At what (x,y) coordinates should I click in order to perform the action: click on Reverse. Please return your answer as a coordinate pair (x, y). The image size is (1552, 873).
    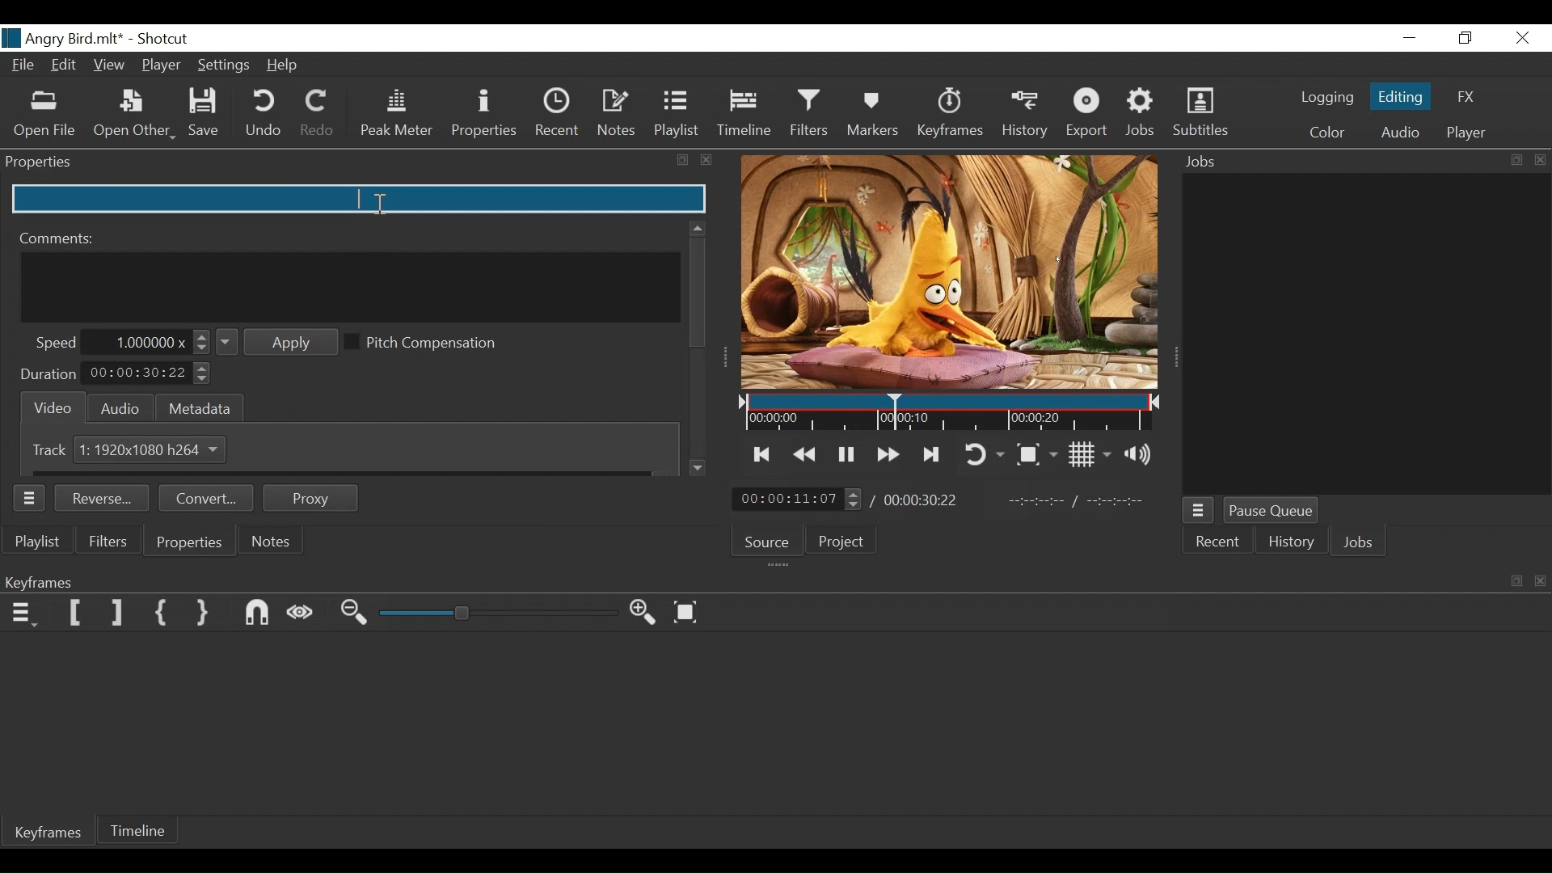
    Looking at the image, I should click on (105, 500).